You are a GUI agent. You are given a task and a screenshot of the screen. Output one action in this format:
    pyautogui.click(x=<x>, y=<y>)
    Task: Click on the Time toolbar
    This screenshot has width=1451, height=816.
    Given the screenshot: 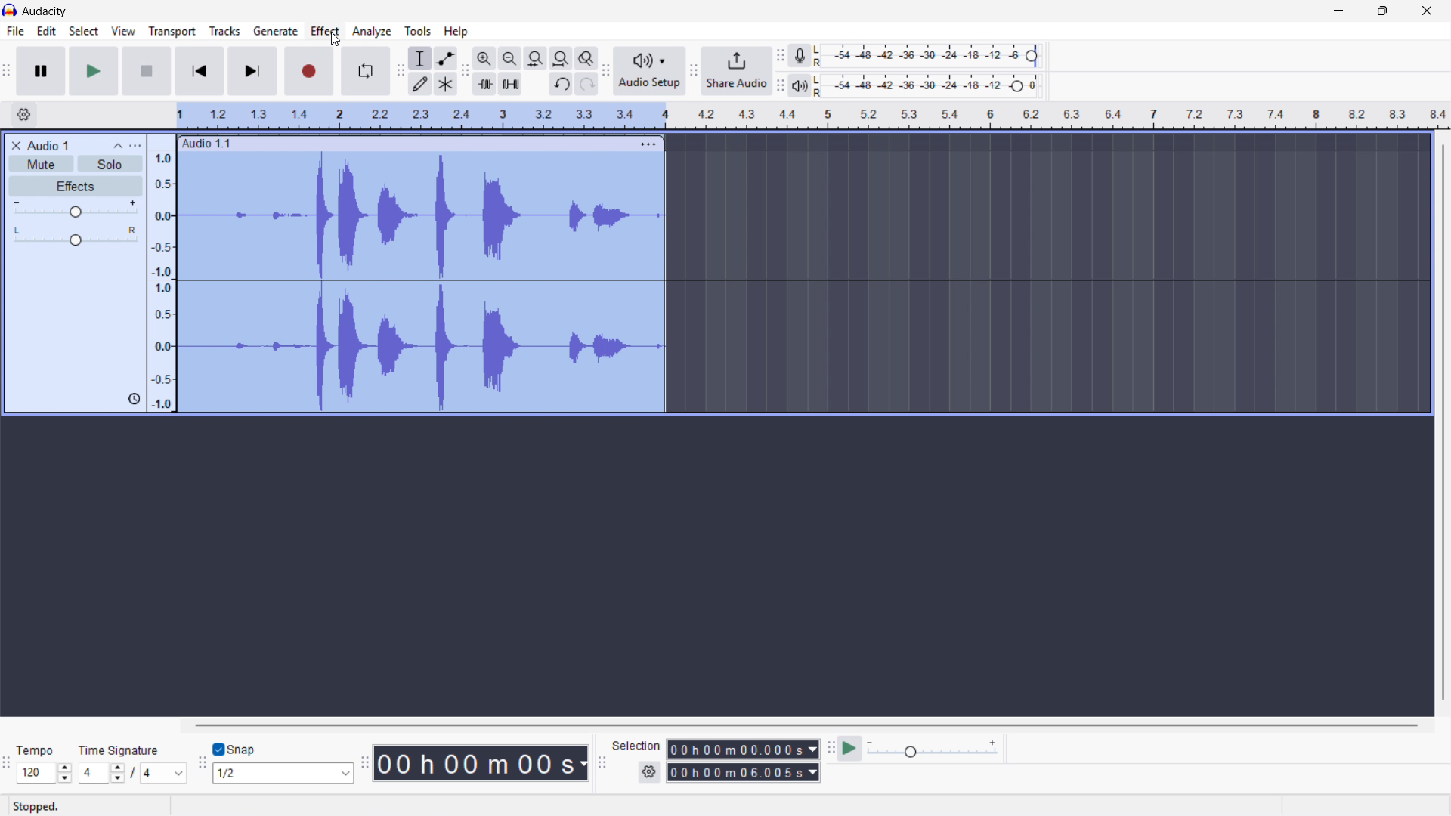 What is the action you would take?
    pyautogui.click(x=364, y=765)
    